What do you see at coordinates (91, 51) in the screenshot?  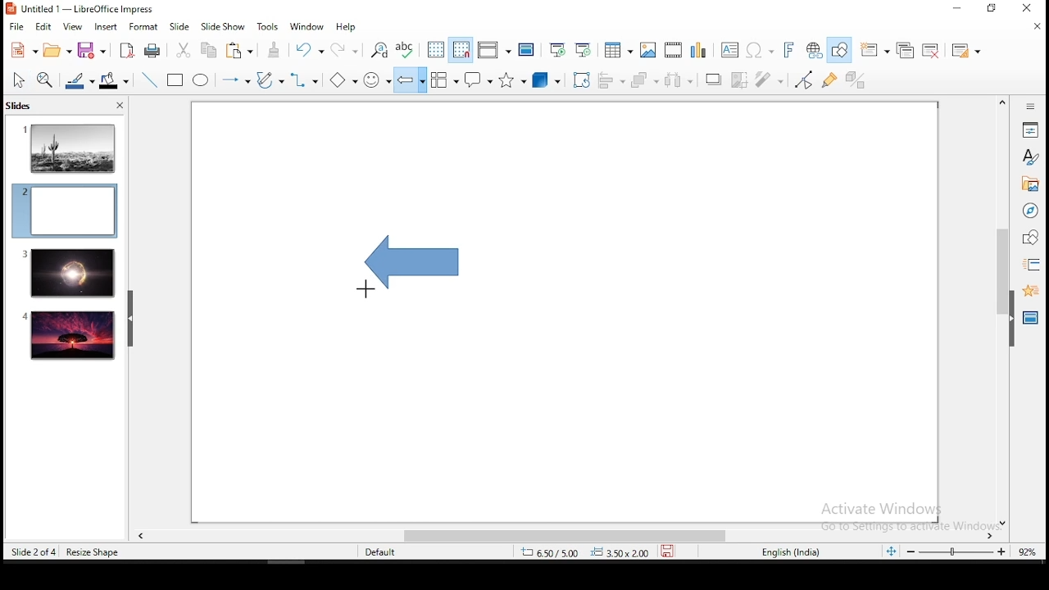 I see `save` at bounding box center [91, 51].